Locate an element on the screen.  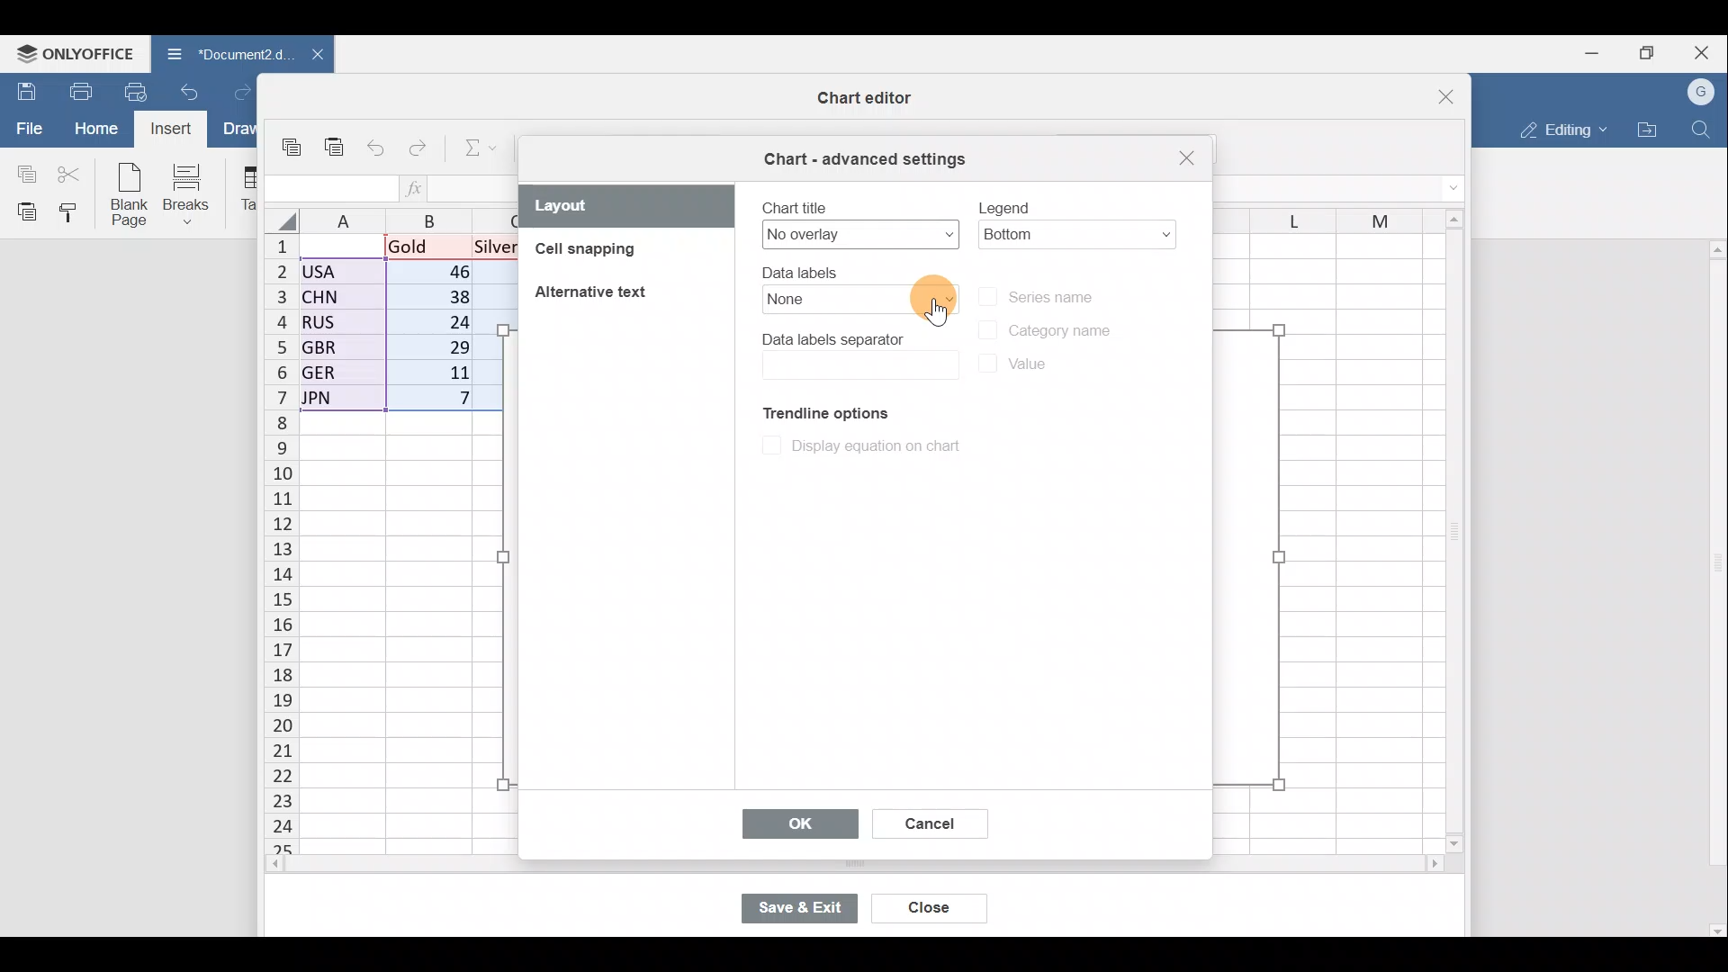
Insert function is located at coordinates (426, 187).